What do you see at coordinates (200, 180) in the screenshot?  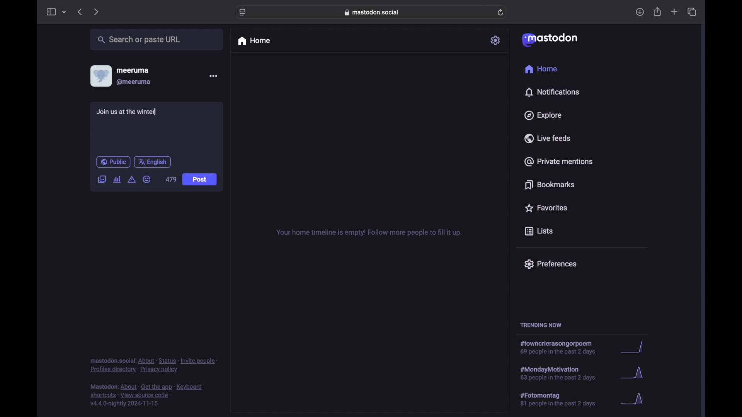 I see `Post` at bounding box center [200, 180].